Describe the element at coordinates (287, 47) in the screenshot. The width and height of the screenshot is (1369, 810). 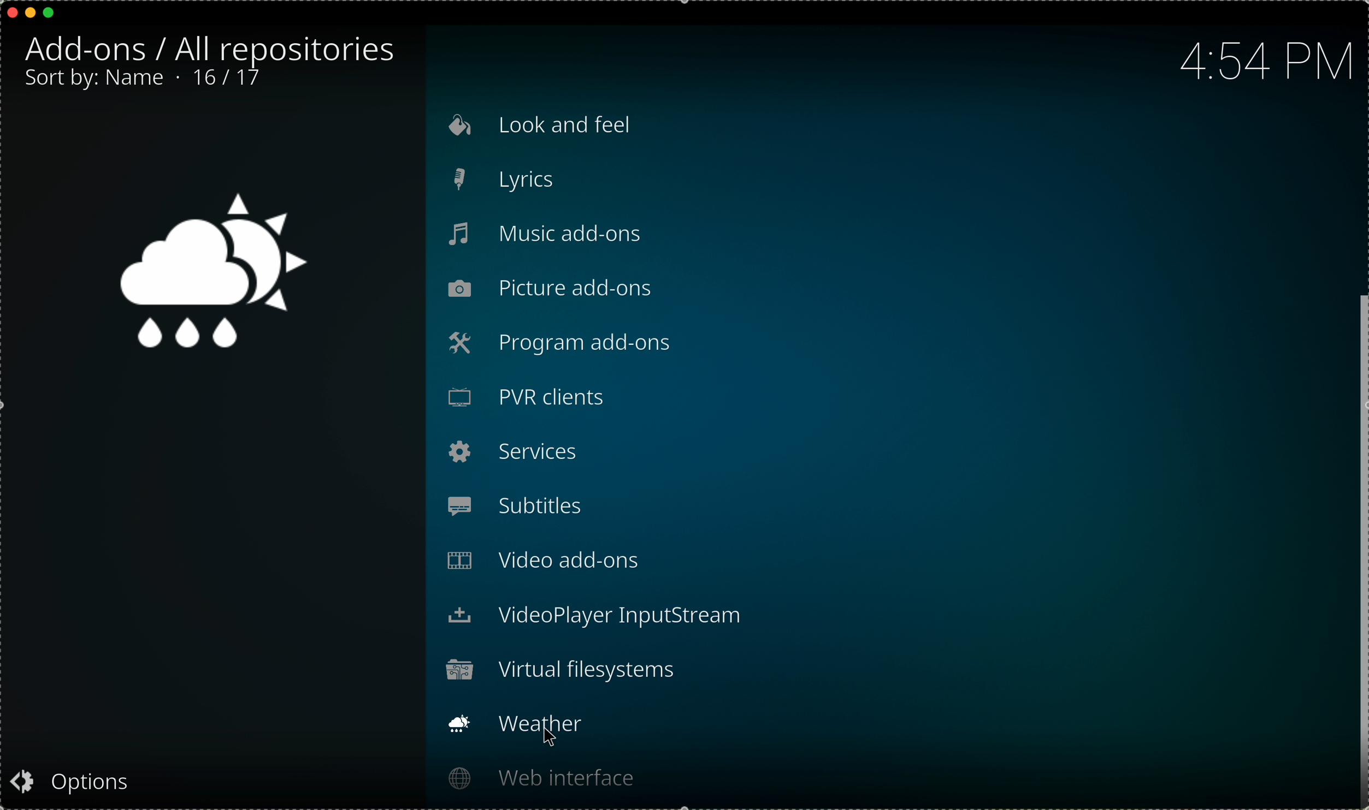
I see `all repositories` at that location.